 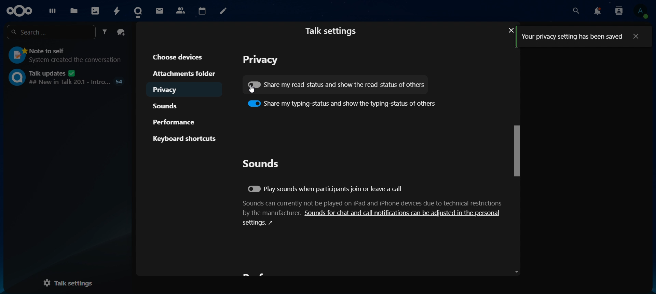 I want to click on text, so click(x=373, y=213).